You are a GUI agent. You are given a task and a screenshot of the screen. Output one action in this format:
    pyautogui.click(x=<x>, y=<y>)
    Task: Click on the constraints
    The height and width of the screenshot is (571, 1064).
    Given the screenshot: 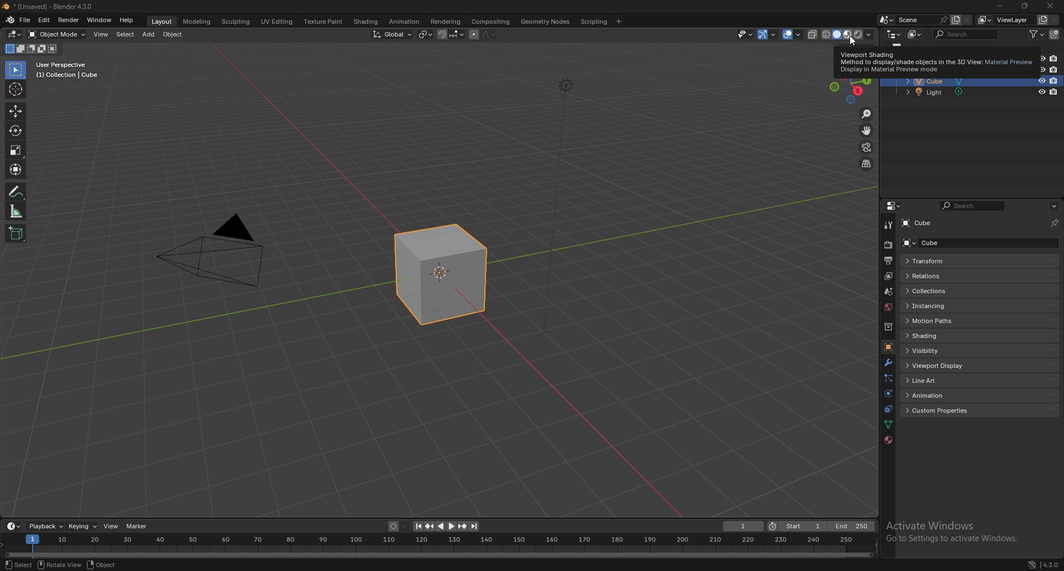 What is the action you would take?
    pyautogui.click(x=888, y=409)
    